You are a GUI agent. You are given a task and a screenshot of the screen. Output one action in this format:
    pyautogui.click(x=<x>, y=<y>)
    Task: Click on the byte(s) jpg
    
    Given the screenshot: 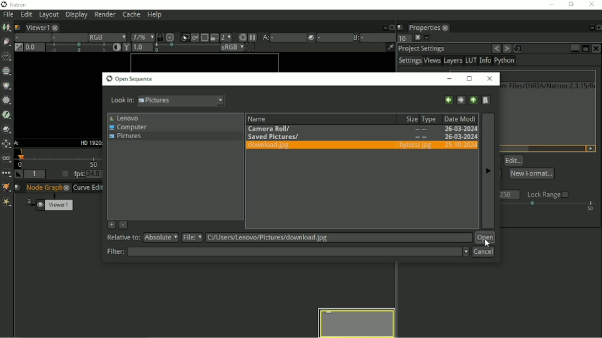 What is the action you would take?
    pyautogui.click(x=415, y=145)
    